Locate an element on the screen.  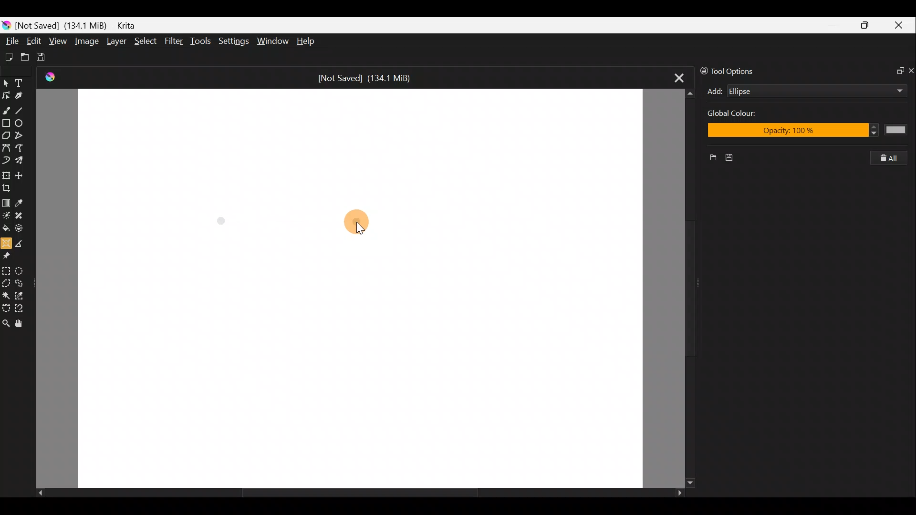
Select is located at coordinates (146, 43).